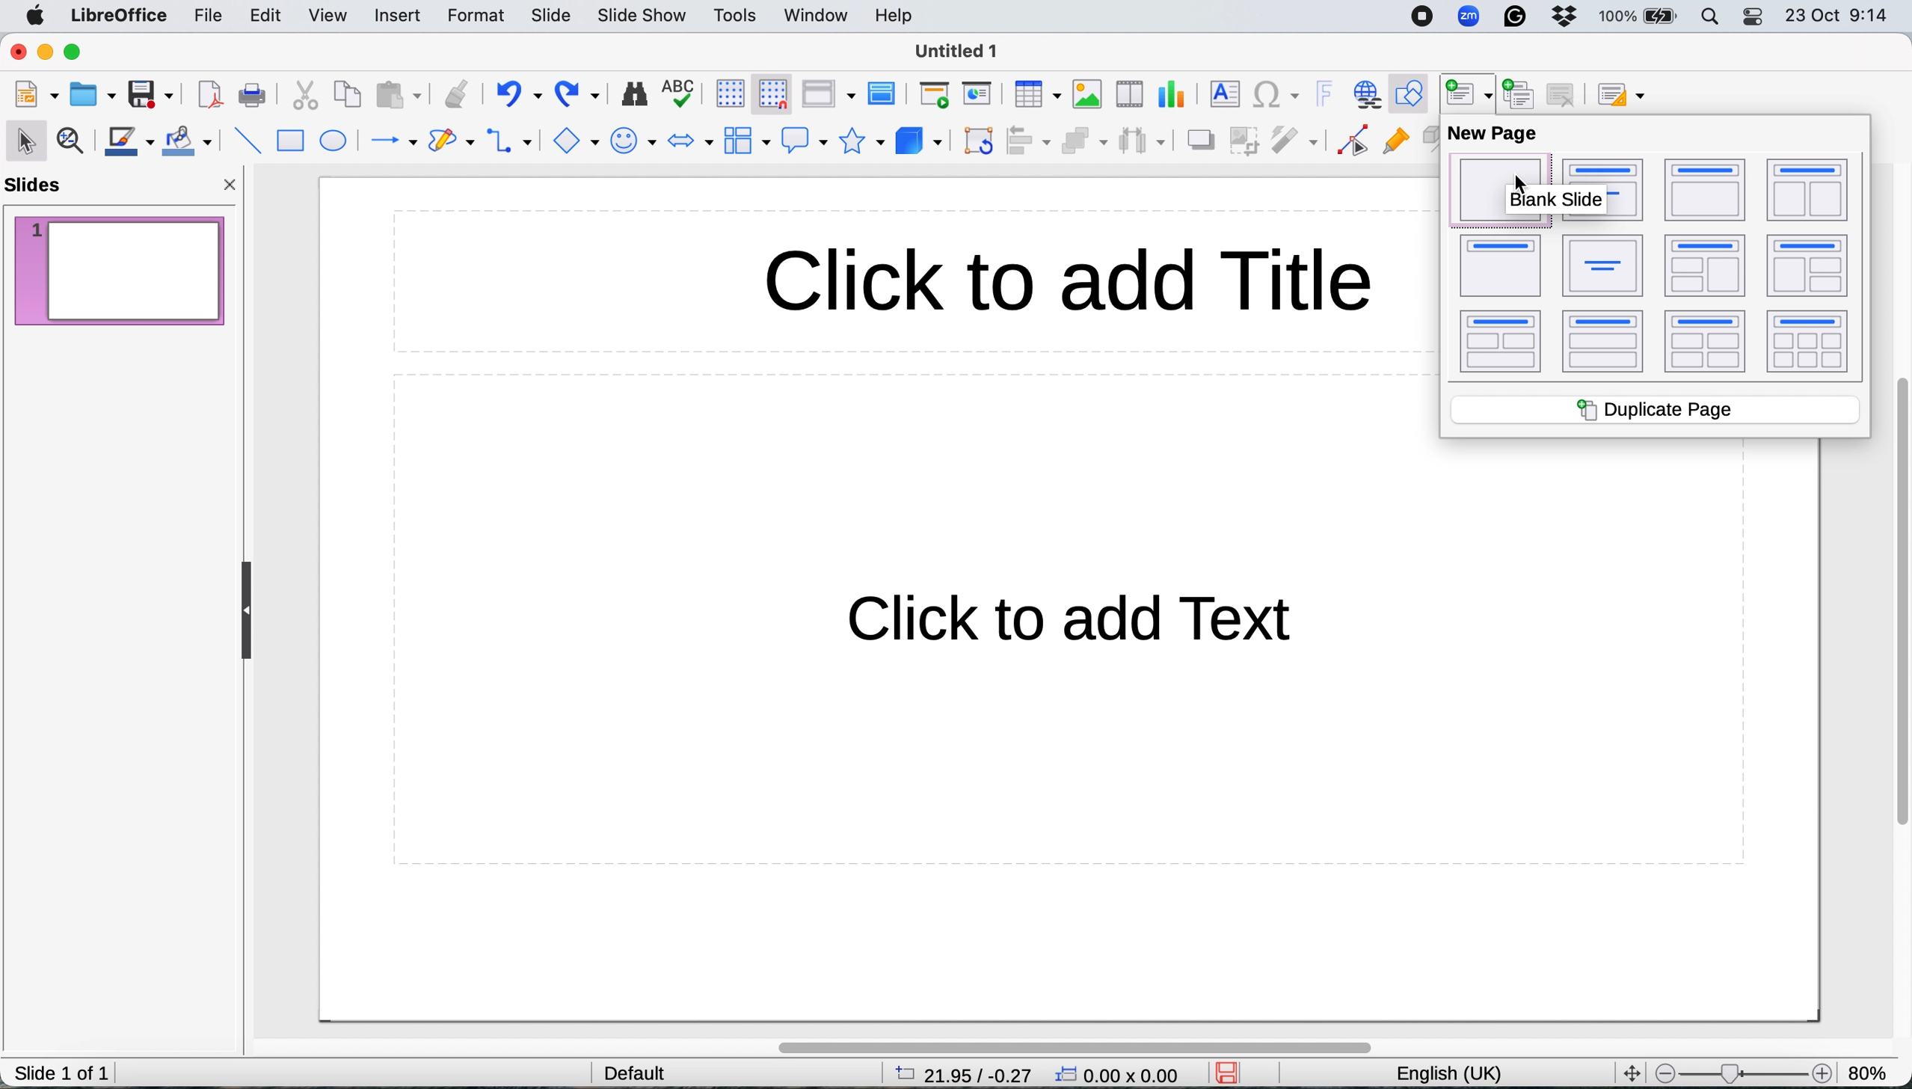  Describe the element at coordinates (1874, 1070) in the screenshot. I see `zoom factor` at that location.